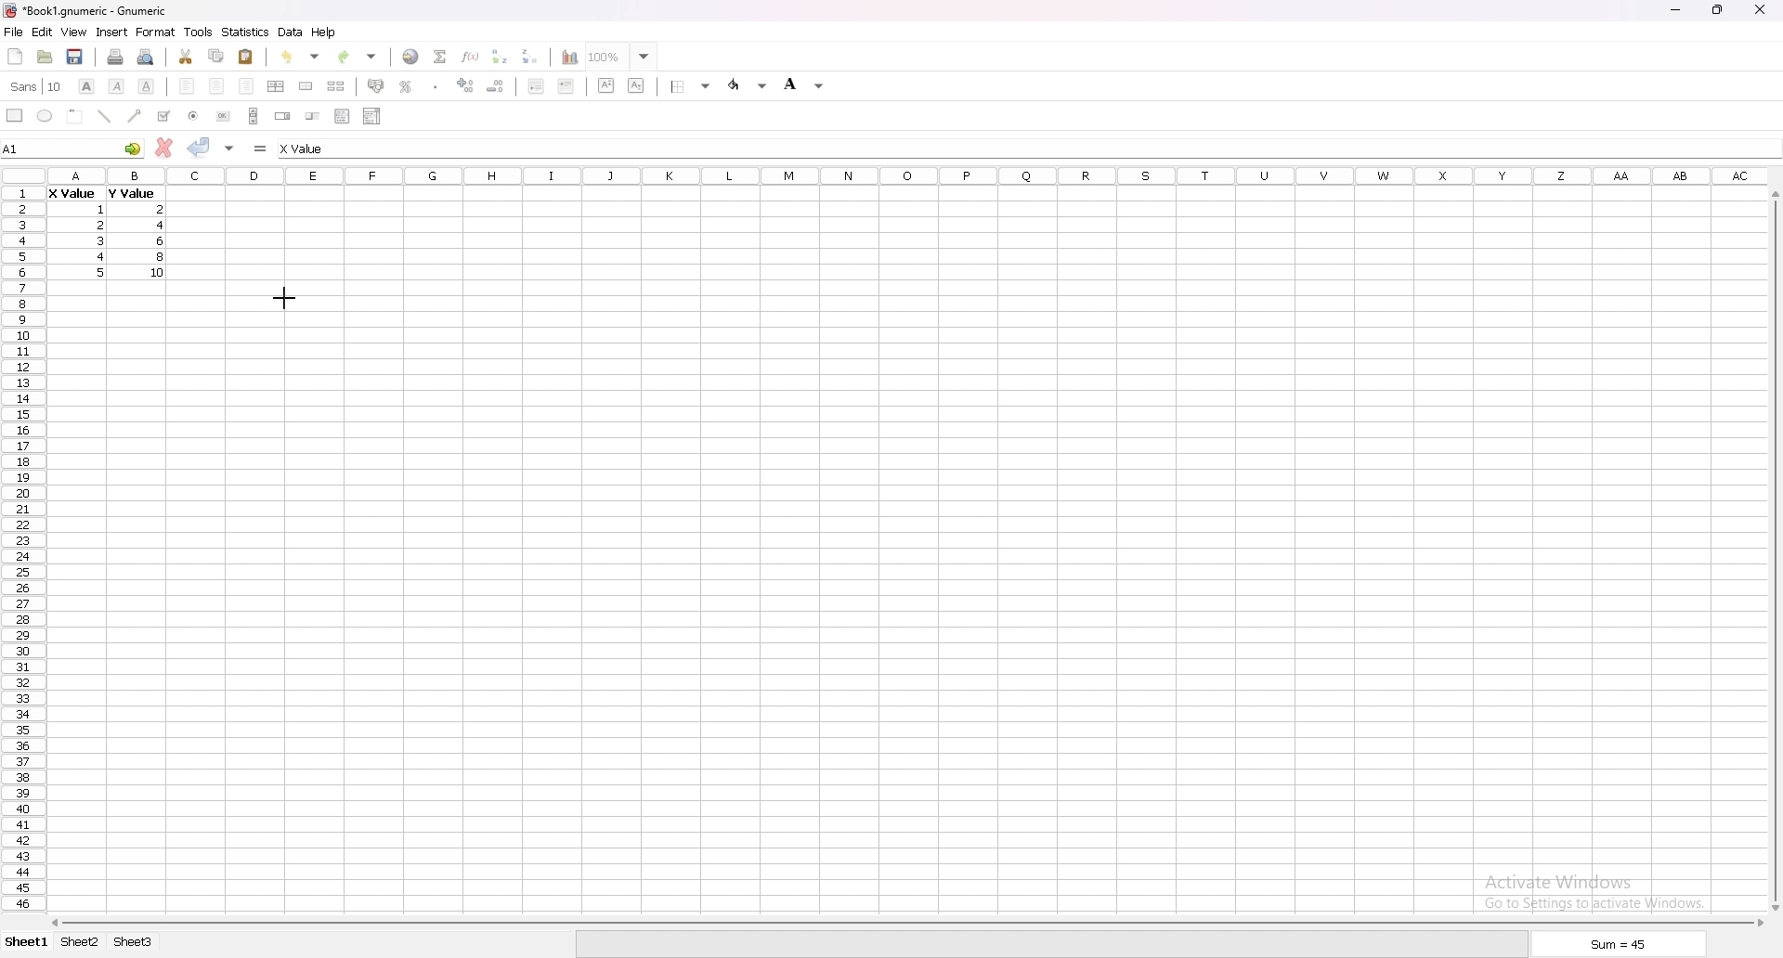 This screenshot has width=1783, height=958. What do you see at coordinates (165, 148) in the screenshot?
I see `cancel change` at bounding box center [165, 148].